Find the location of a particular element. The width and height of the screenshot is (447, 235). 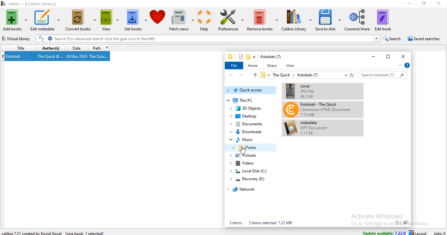

search bar is located at coordinates (383, 74).